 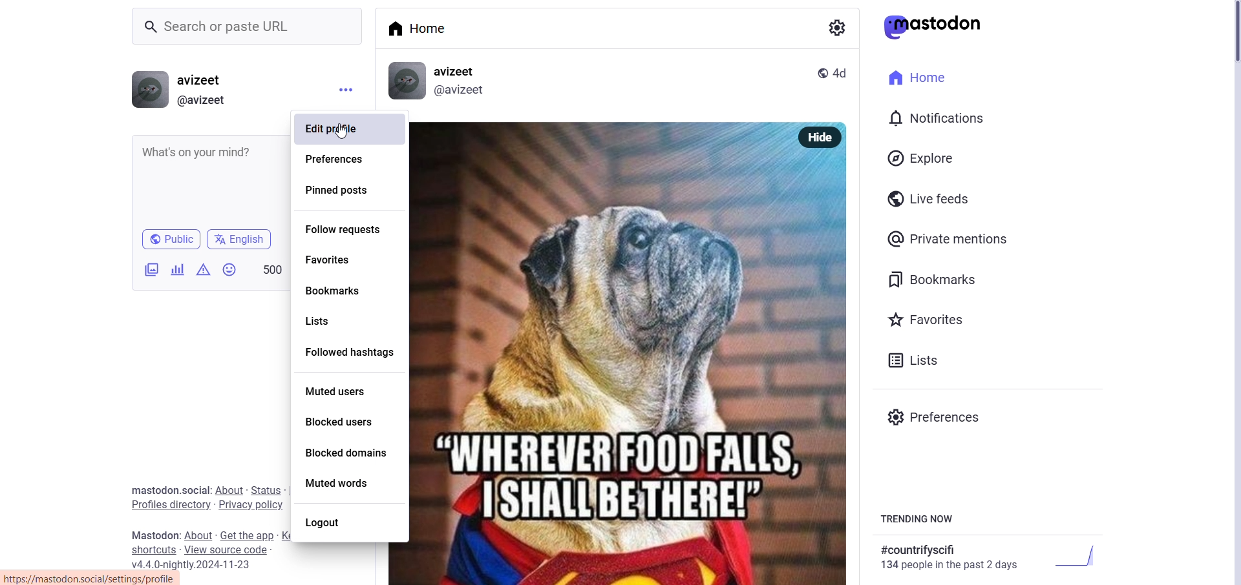 What do you see at coordinates (335, 130) in the screenshot?
I see `edit profile` at bounding box center [335, 130].